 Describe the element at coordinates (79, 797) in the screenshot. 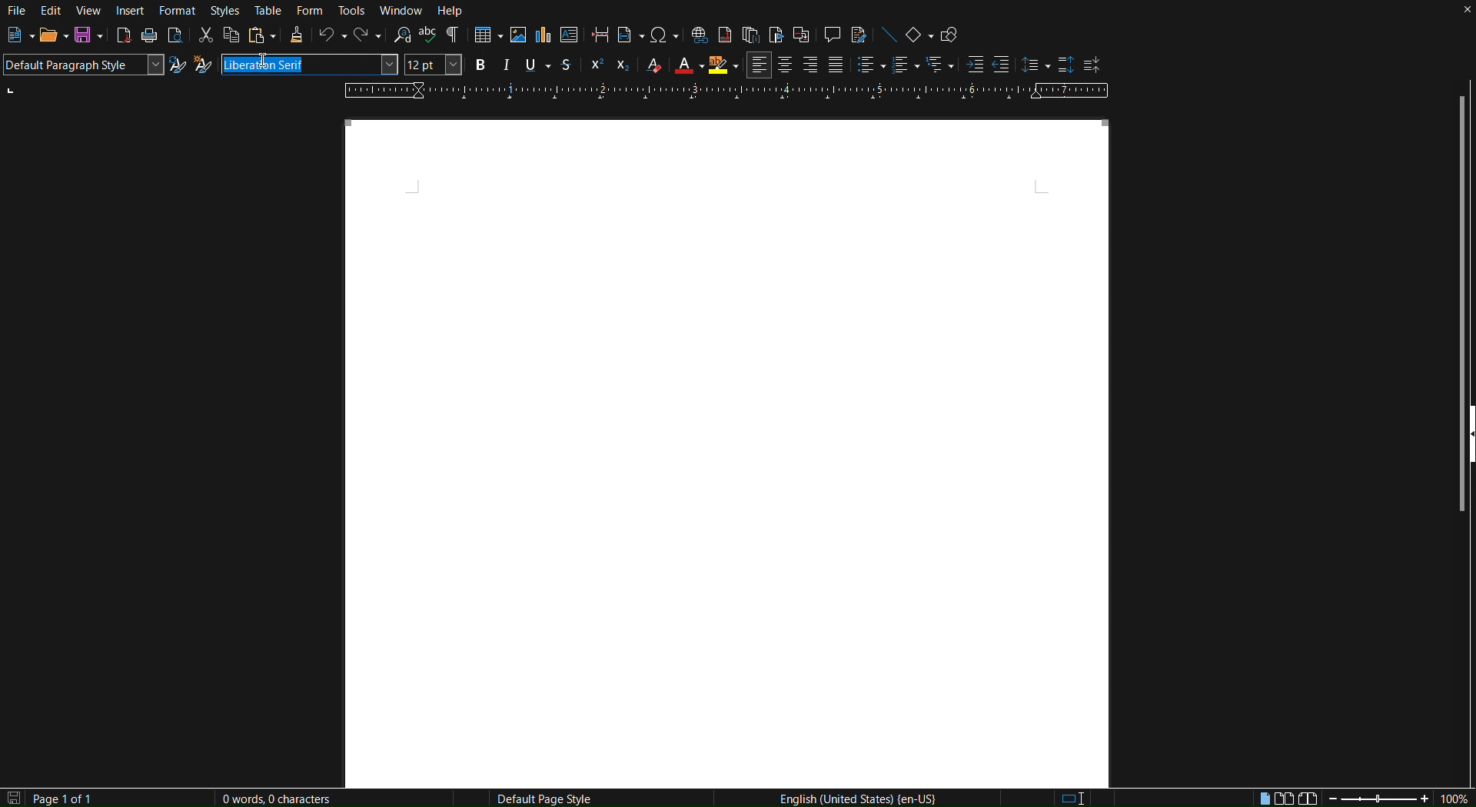

I see `Page 1 of 1` at that location.